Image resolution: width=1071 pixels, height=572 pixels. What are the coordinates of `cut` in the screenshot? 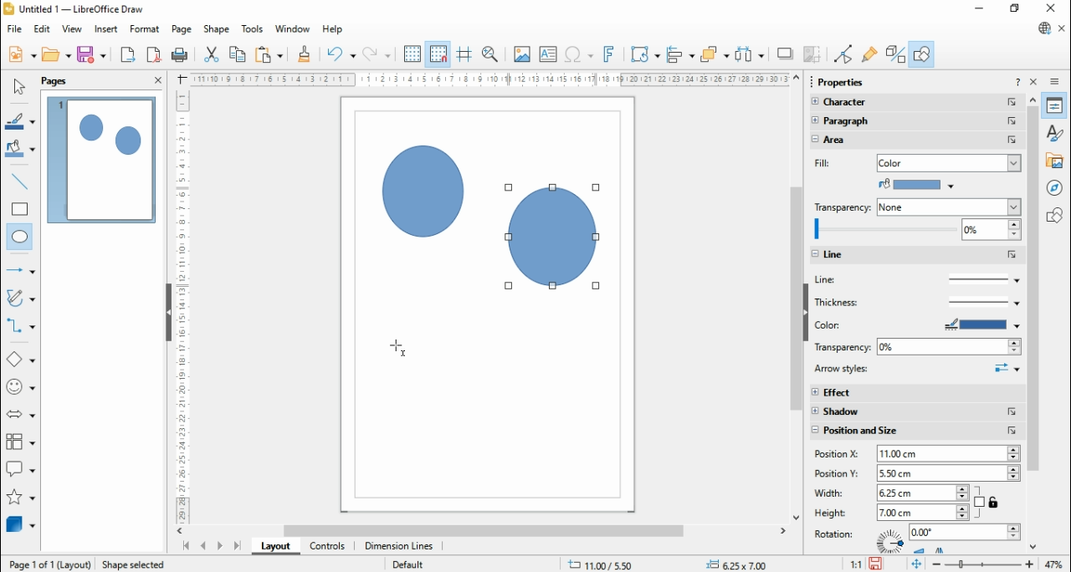 It's located at (211, 54).